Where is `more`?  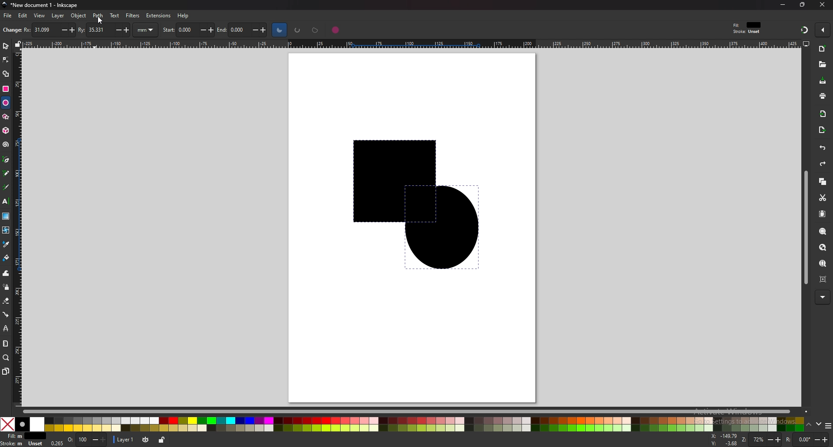 more is located at coordinates (823, 297).